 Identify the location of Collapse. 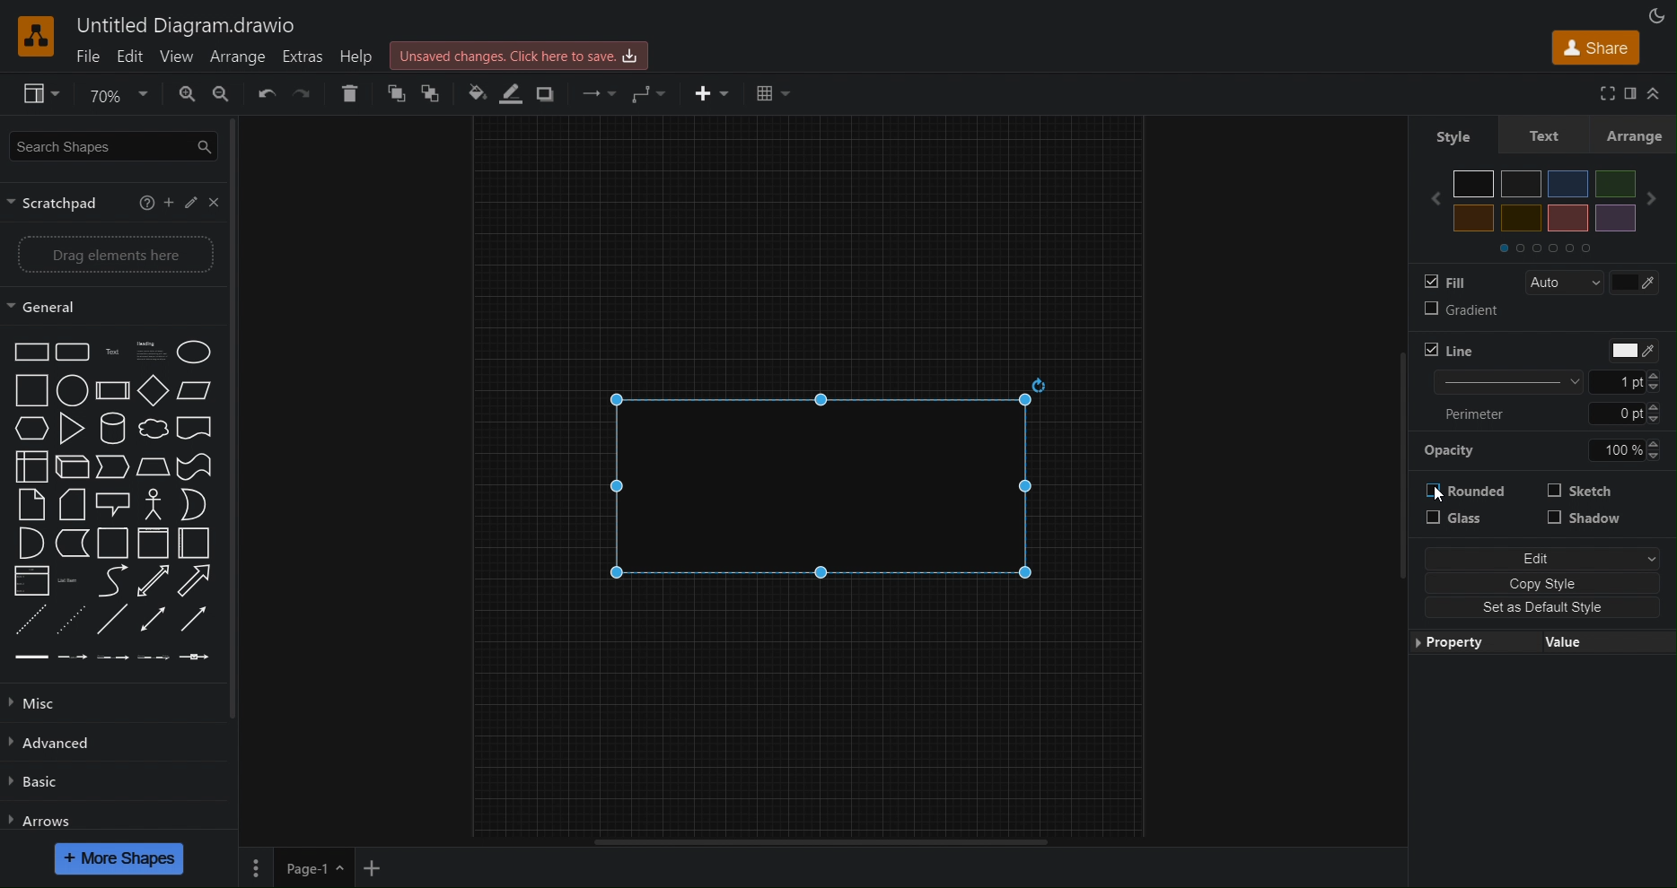
(1658, 94).